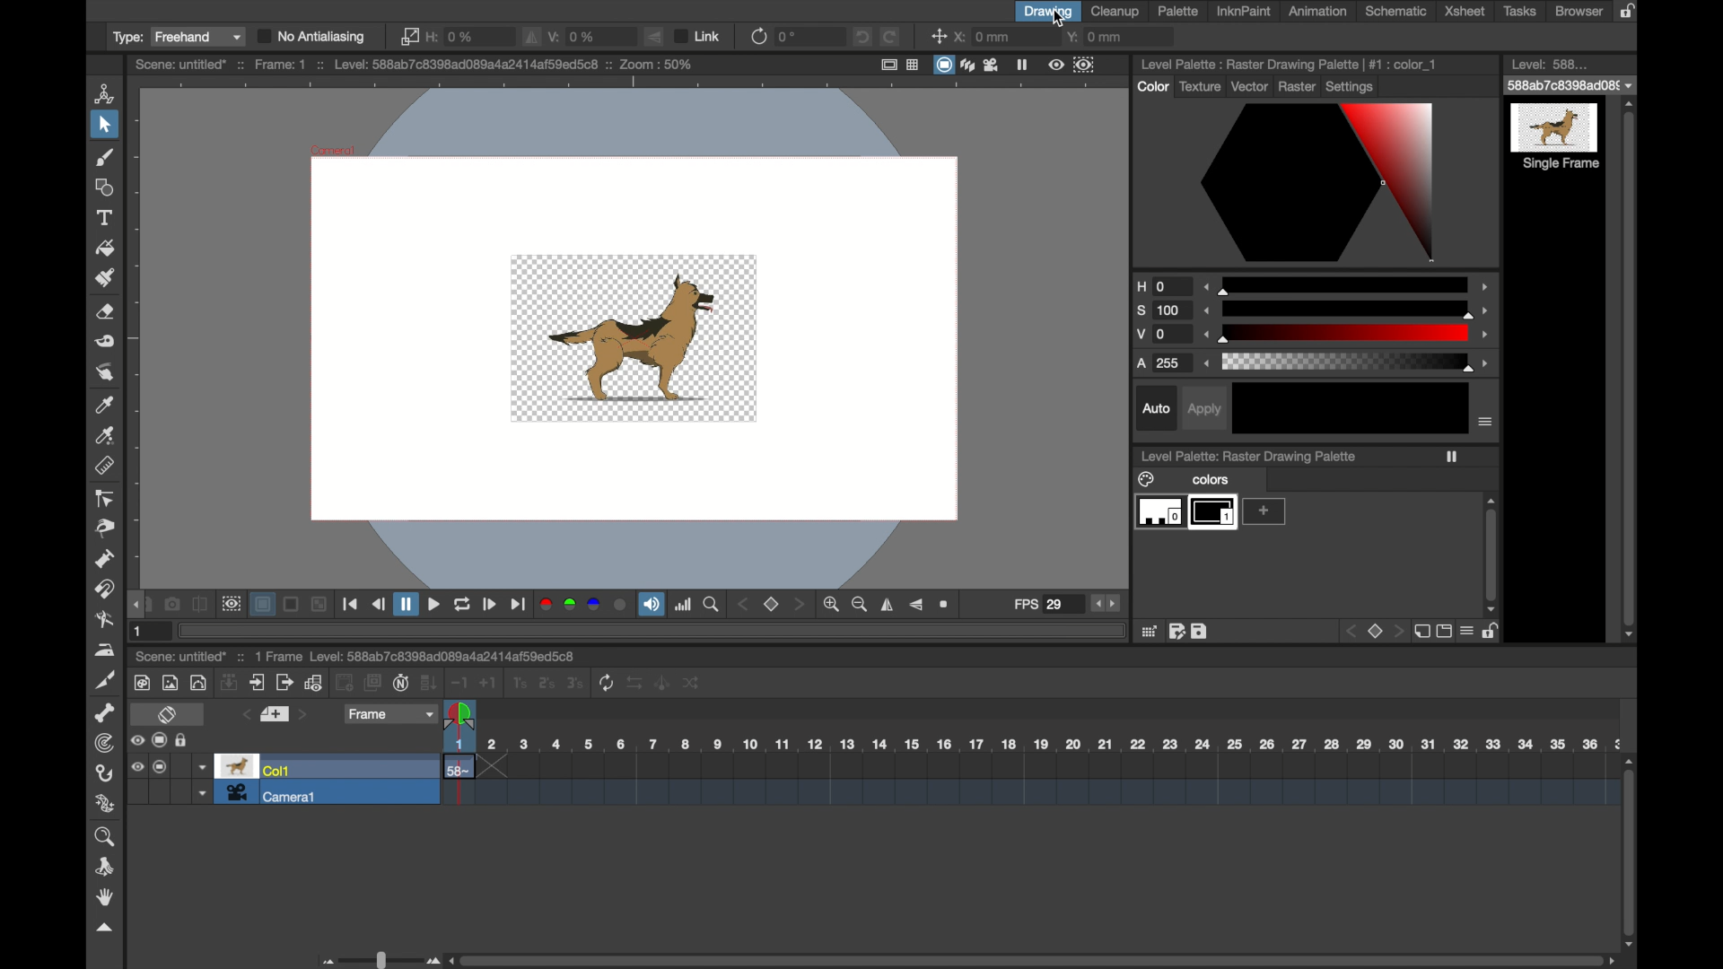 Image resolution: width=1723 pixels, height=969 pixels. What do you see at coordinates (199, 766) in the screenshot?
I see `down` at bounding box center [199, 766].